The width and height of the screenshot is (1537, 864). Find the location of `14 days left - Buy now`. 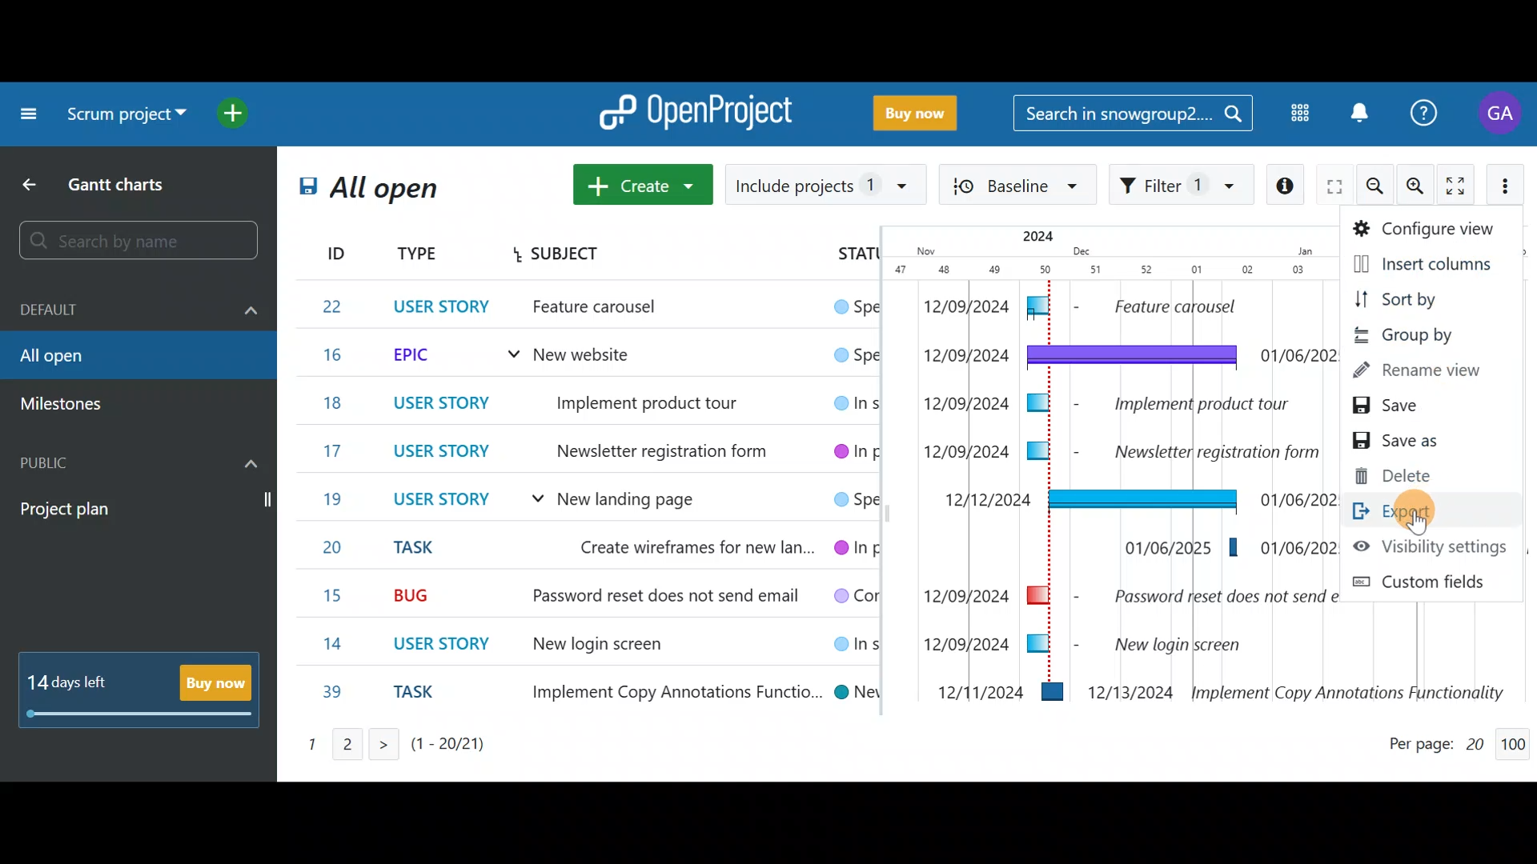

14 days left - Buy now is located at coordinates (140, 690).